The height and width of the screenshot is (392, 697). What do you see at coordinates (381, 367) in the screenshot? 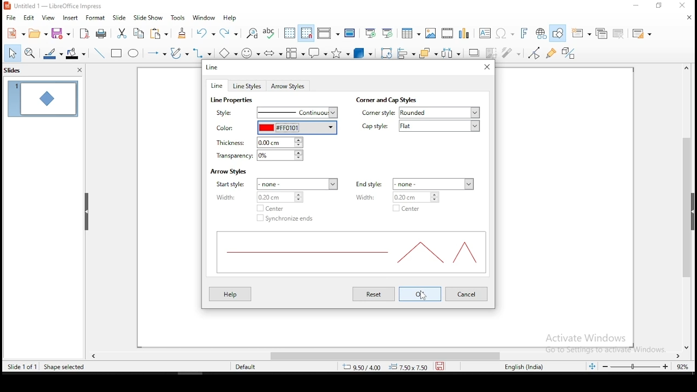
I see `9.50/4.00 7.50x7.50` at bounding box center [381, 367].